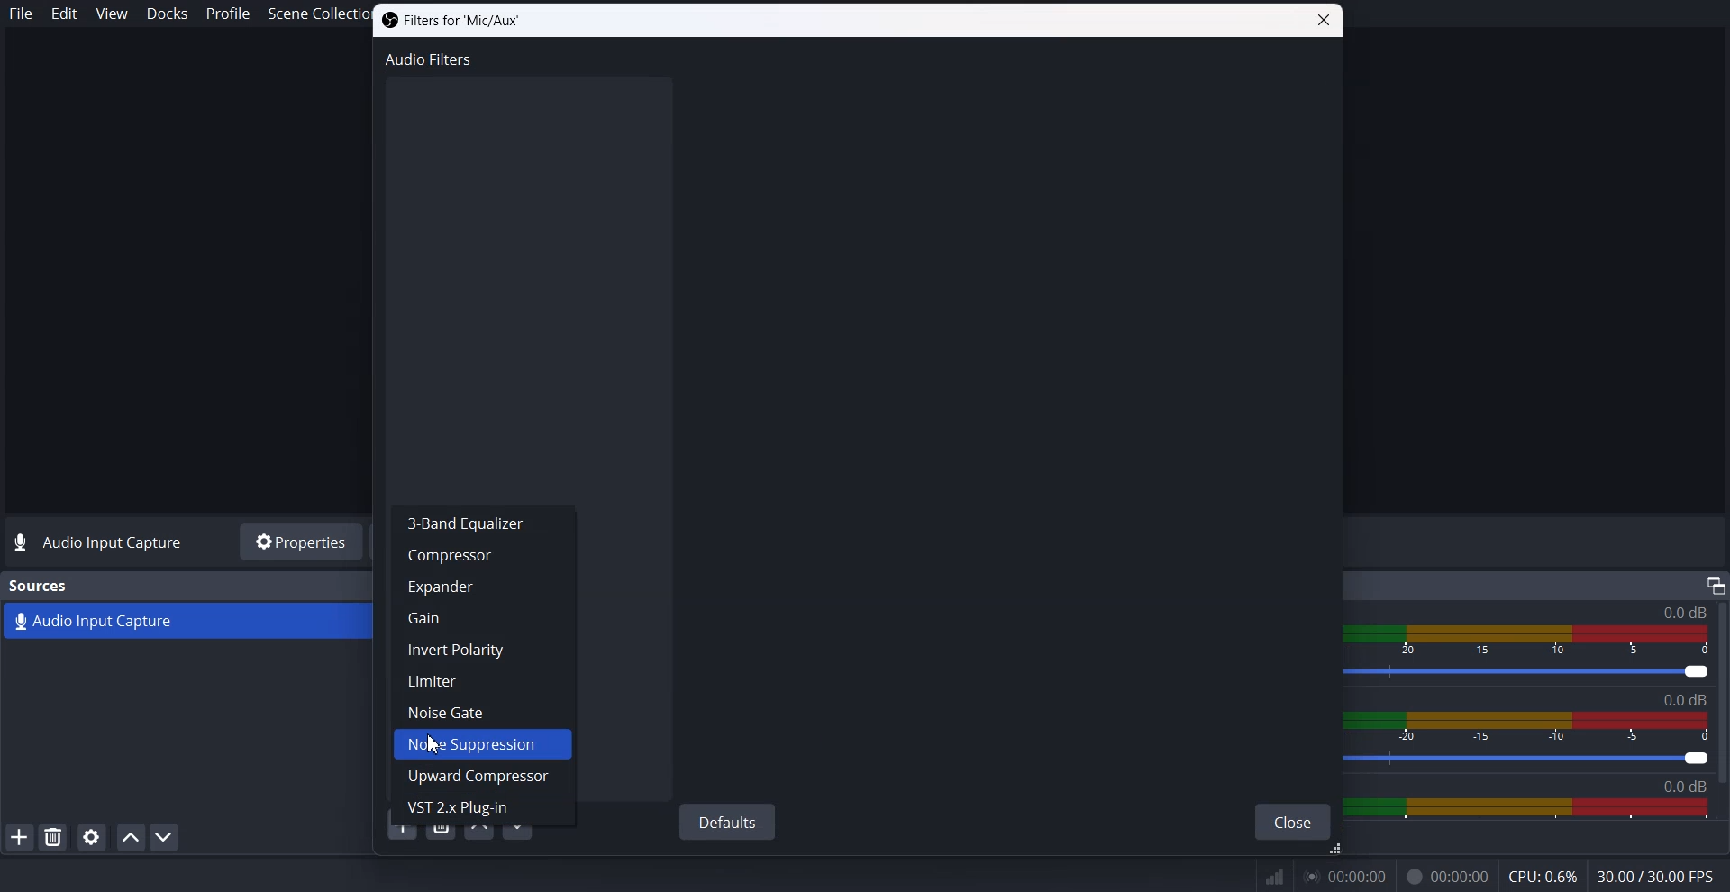 This screenshot has height=892, width=1730. What do you see at coordinates (19, 836) in the screenshot?
I see `Add Source` at bounding box center [19, 836].